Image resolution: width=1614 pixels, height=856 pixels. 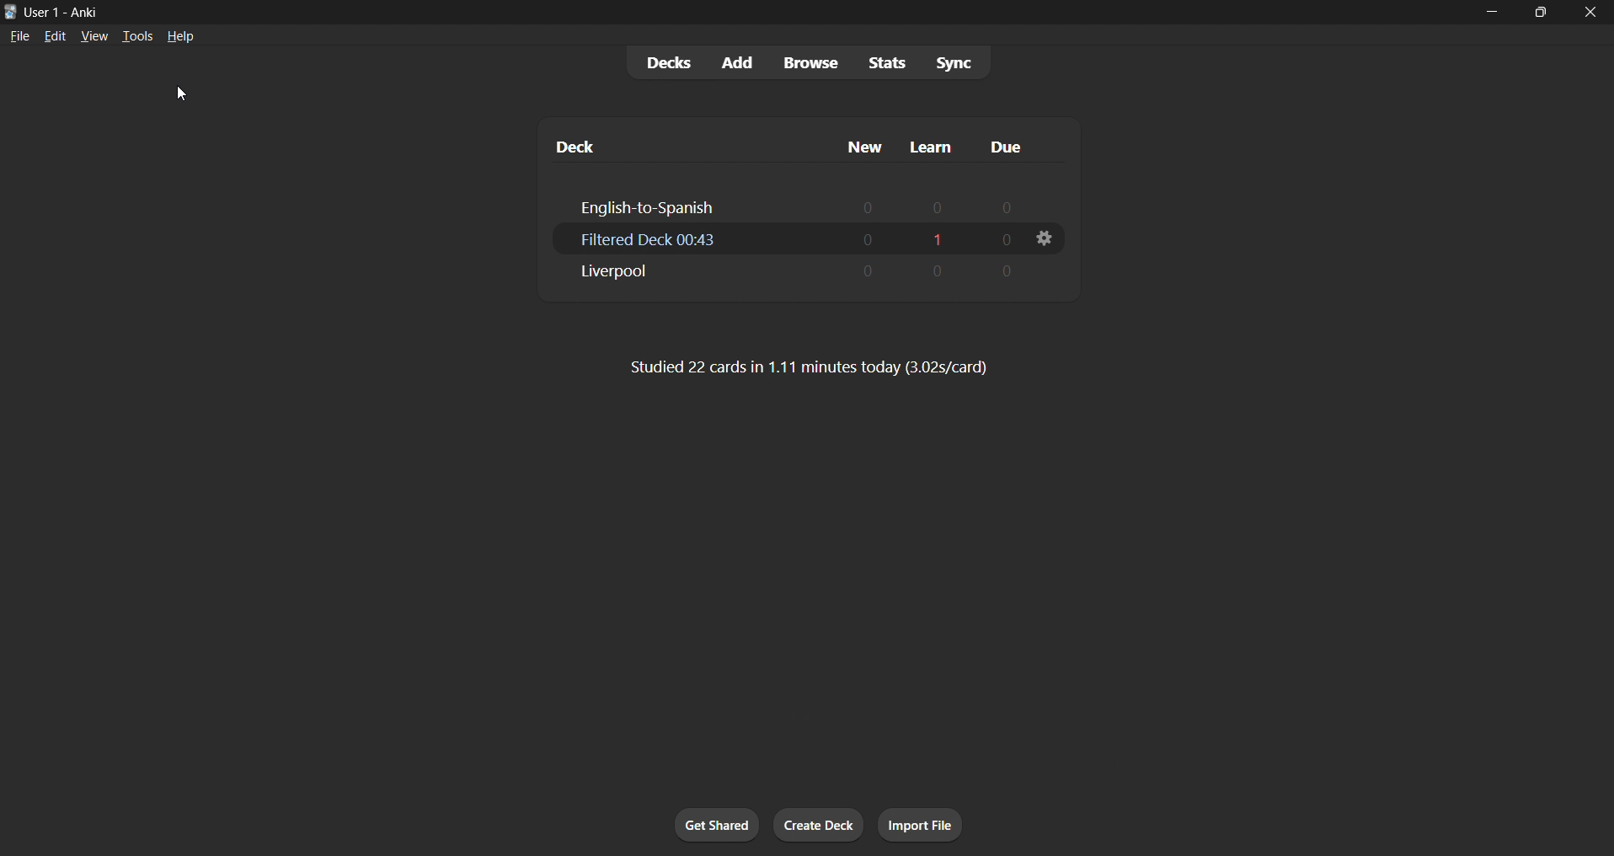 What do you see at coordinates (820, 369) in the screenshot?
I see `Studied 22 cards in 1.11 minutes today (3.02s/card)` at bounding box center [820, 369].